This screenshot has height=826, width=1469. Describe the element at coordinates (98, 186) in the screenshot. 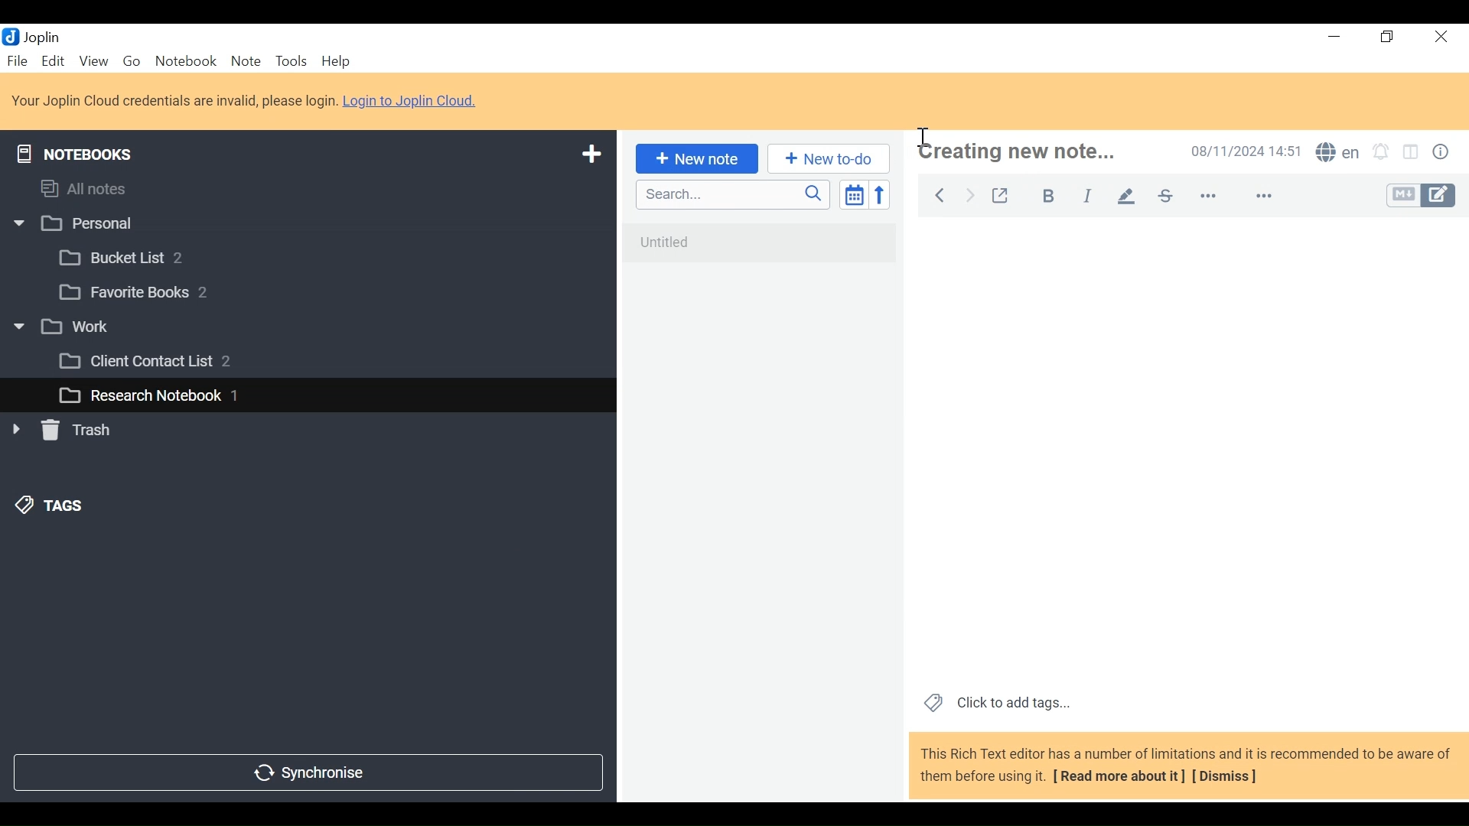

I see `All notes` at that location.